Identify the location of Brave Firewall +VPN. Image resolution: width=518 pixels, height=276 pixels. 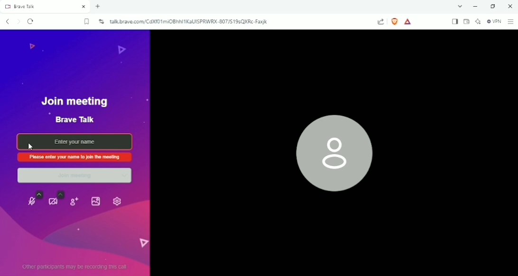
(494, 21).